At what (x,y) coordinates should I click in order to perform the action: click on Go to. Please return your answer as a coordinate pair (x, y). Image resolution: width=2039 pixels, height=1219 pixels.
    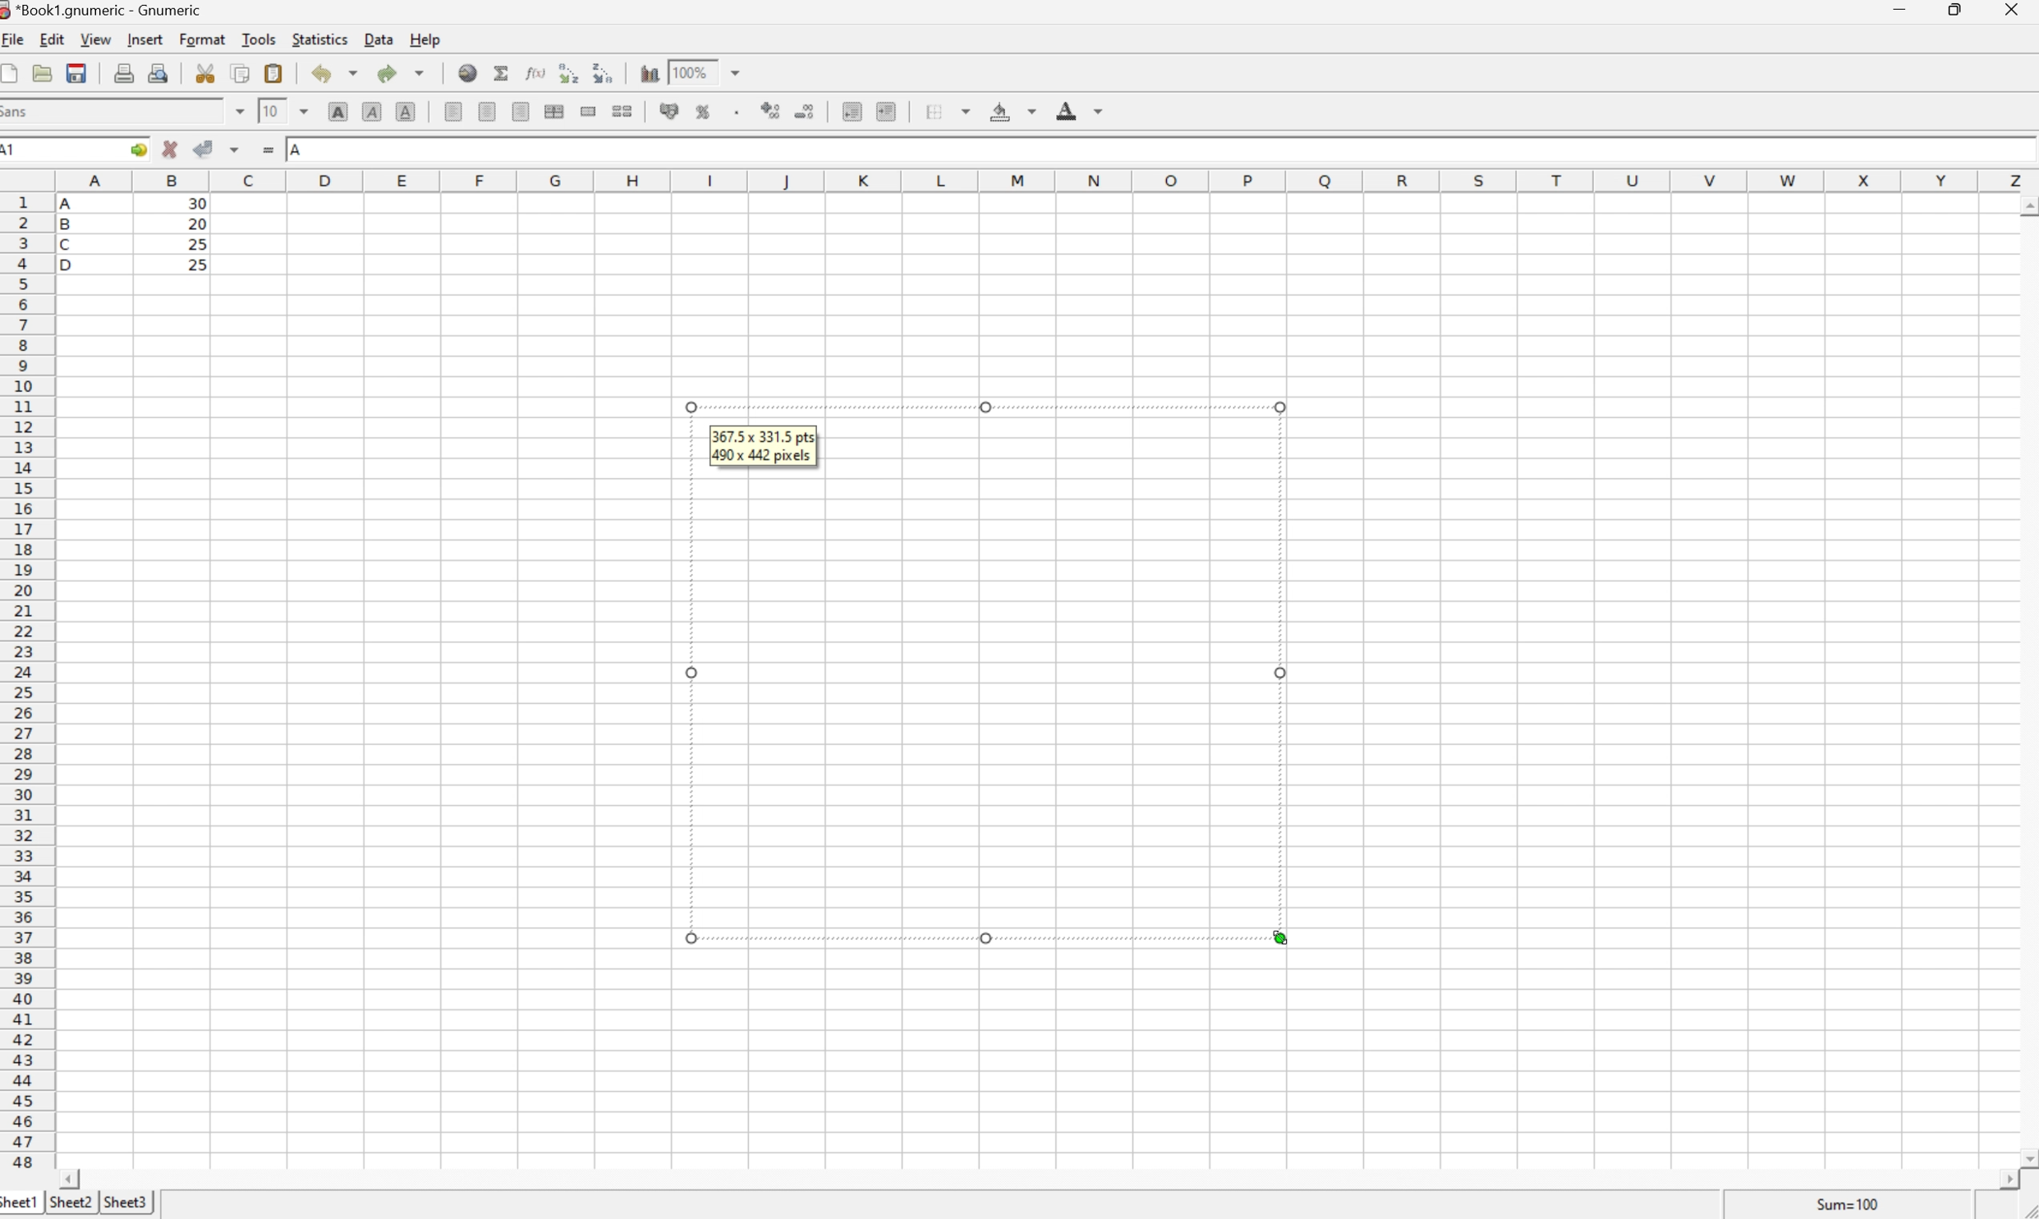
    Looking at the image, I should click on (138, 147).